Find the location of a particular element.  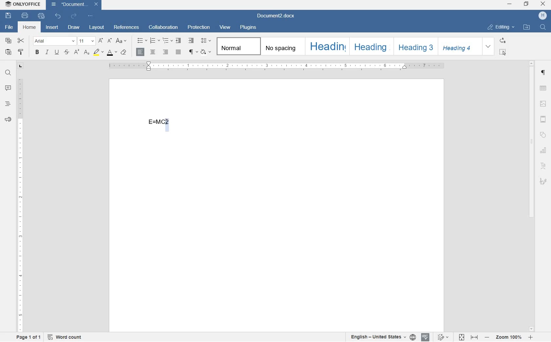

superscript is located at coordinates (76, 51).